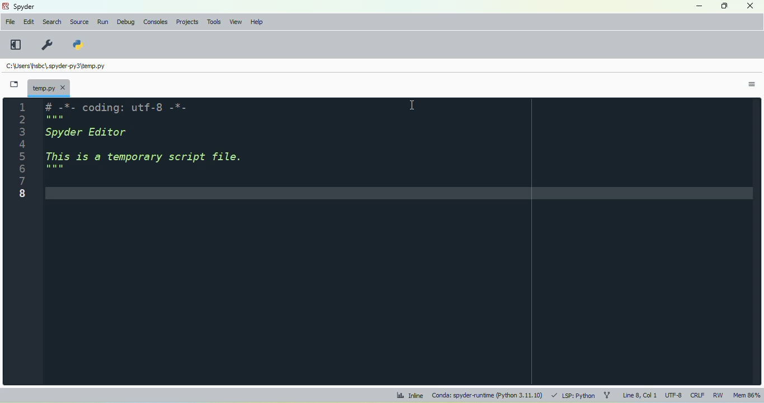 The height and width of the screenshot is (403, 764). Describe the element at coordinates (49, 87) in the screenshot. I see `temporary file` at that location.